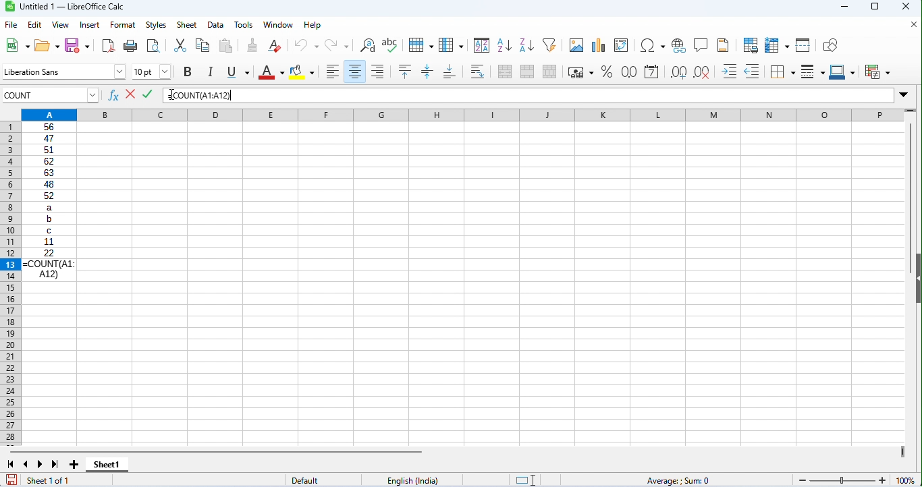  Describe the element at coordinates (906, 480) in the screenshot. I see `100%` at that location.